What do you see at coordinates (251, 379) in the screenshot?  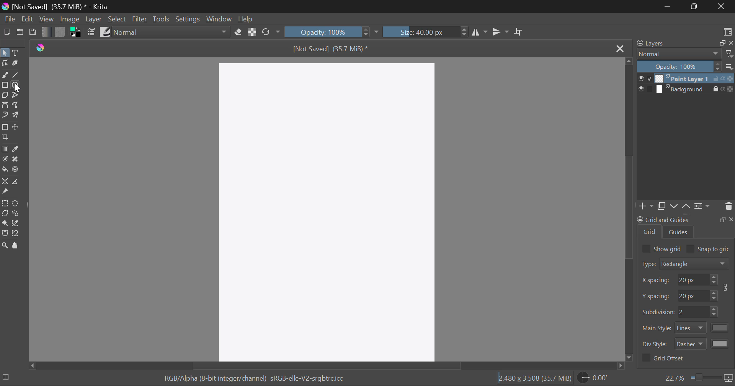 I see `Color Information` at bounding box center [251, 379].